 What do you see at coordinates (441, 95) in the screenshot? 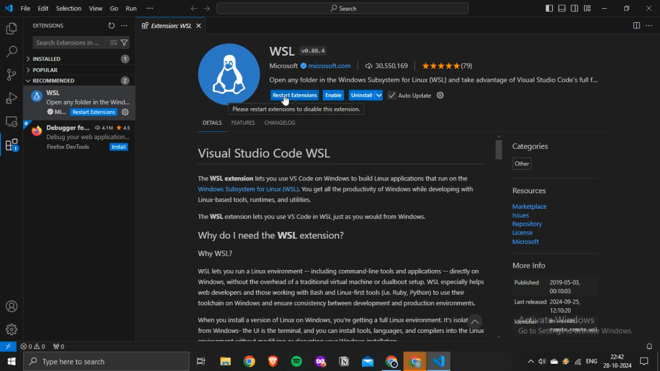
I see `settings` at bounding box center [441, 95].